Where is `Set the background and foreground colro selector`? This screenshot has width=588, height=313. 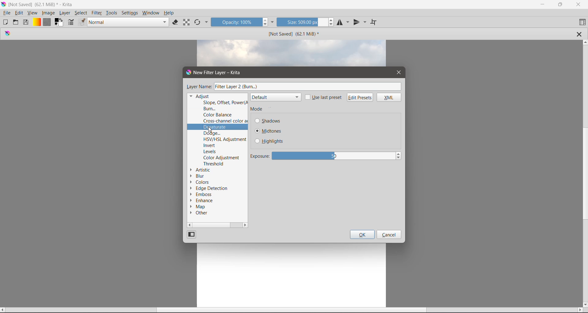 Set the background and foreground colro selector is located at coordinates (58, 22).